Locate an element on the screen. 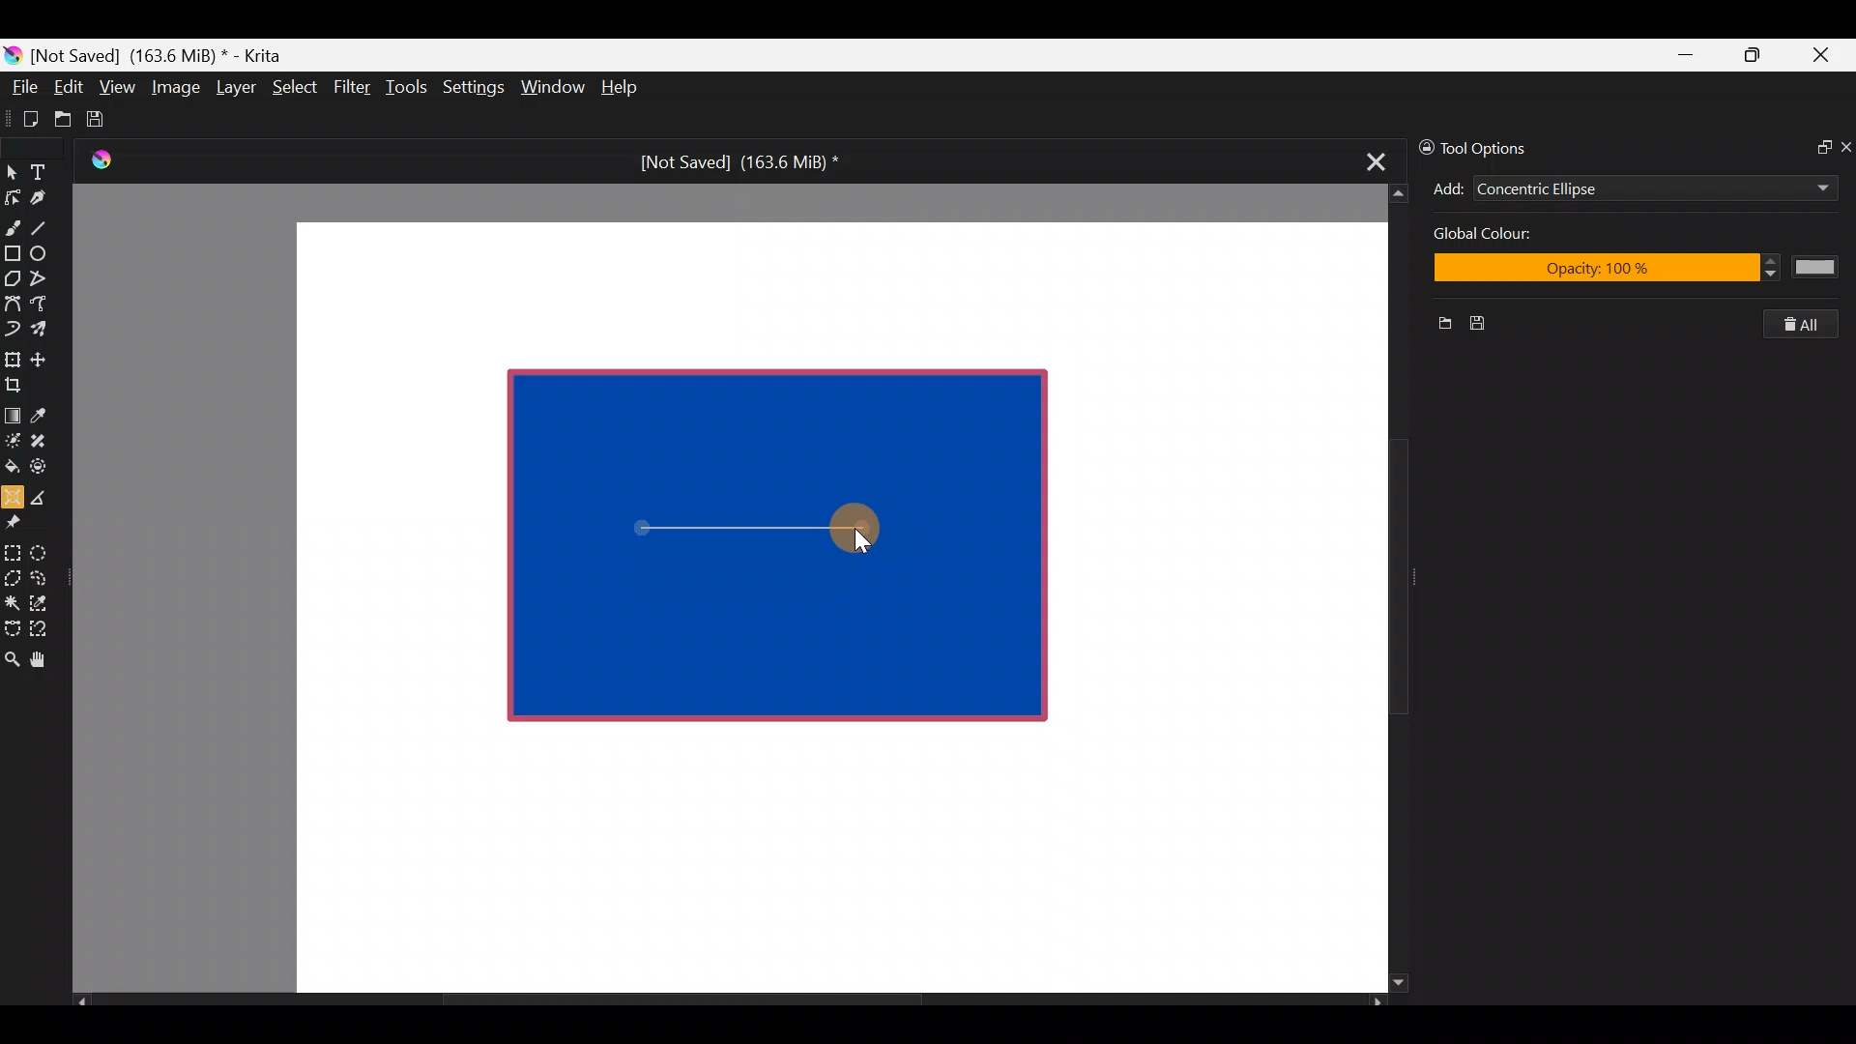  Bezier curve tool is located at coordinates (12, 305).